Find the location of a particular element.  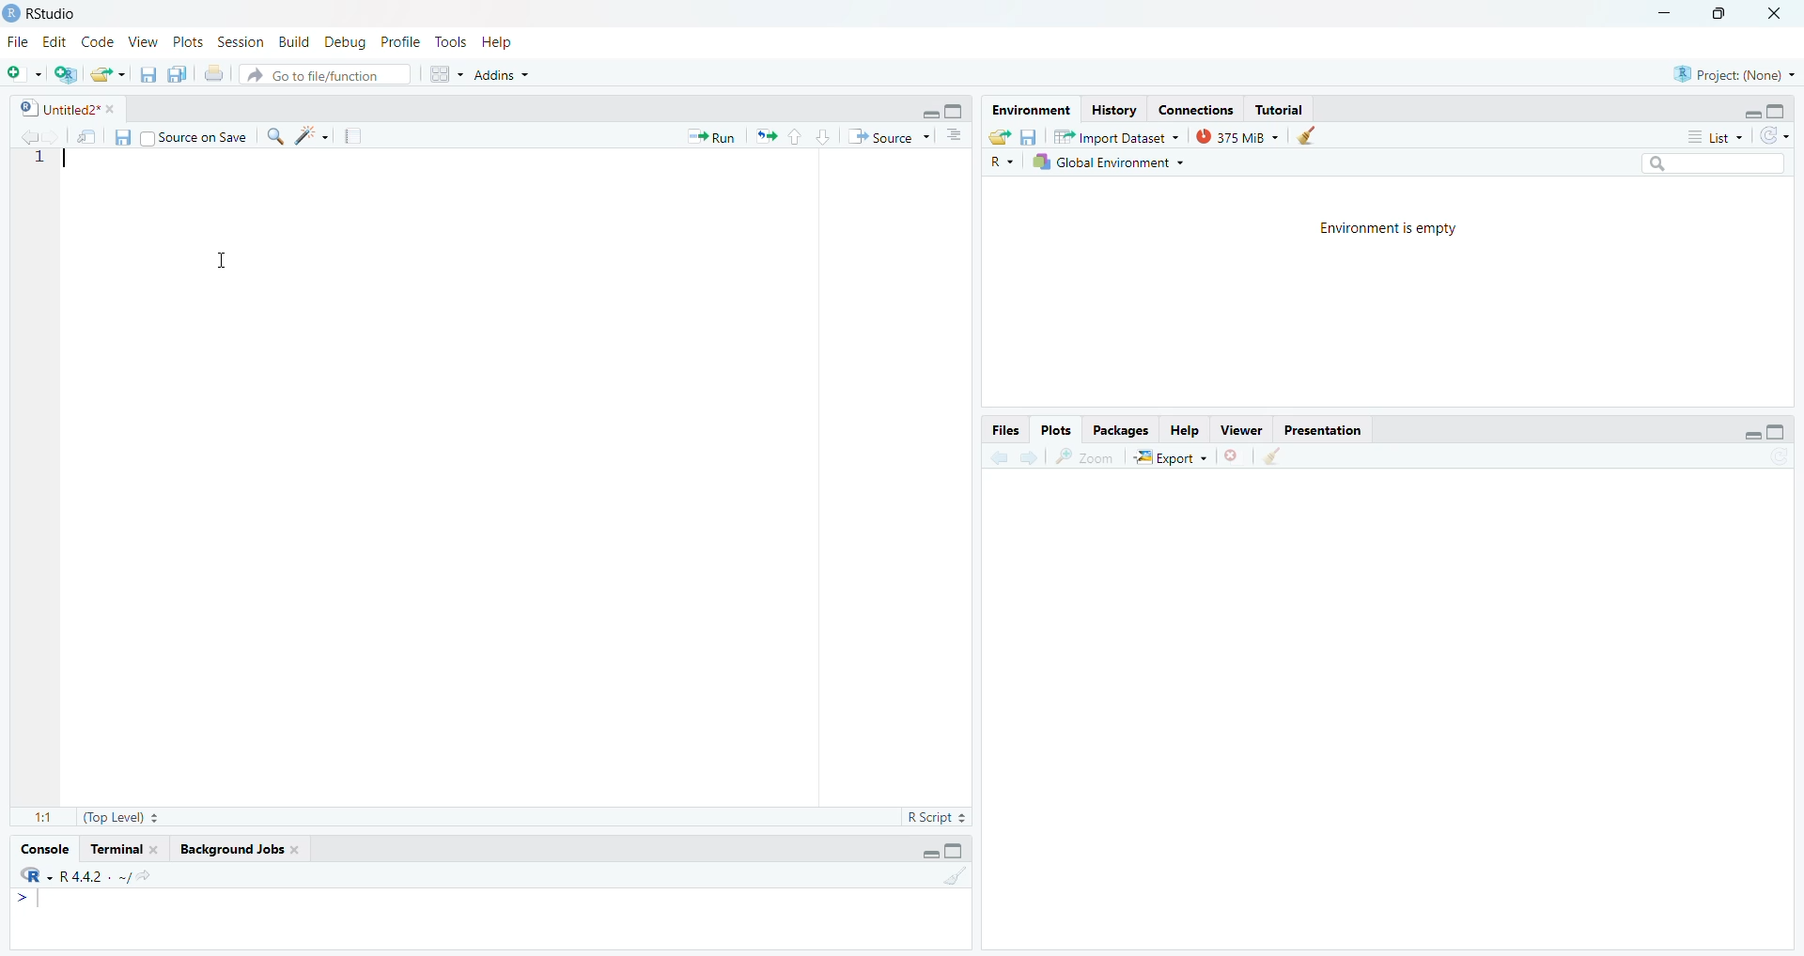

Debug is located at coordinates (342, 41).